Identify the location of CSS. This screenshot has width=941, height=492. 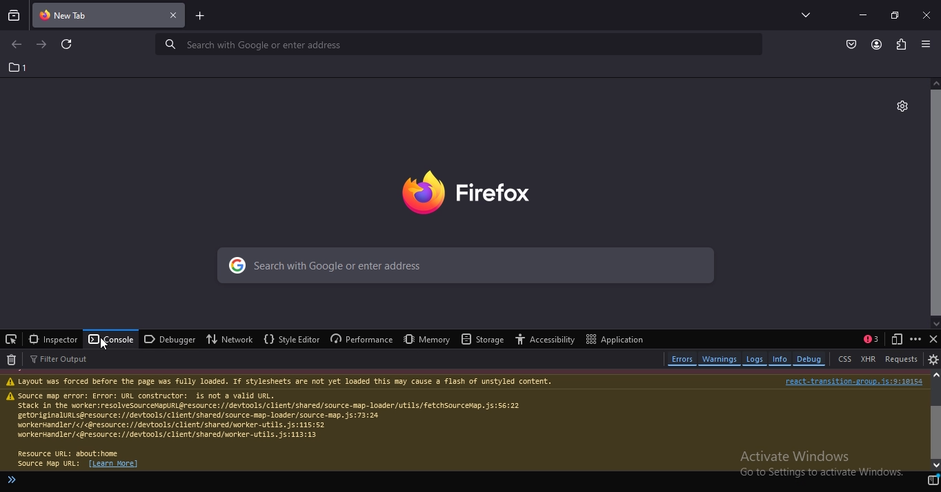
(846, 358).